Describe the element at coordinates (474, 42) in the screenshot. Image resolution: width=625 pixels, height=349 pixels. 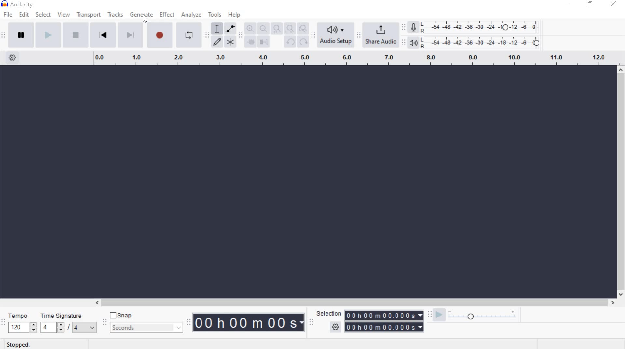
I see `Playback Level` at that location.